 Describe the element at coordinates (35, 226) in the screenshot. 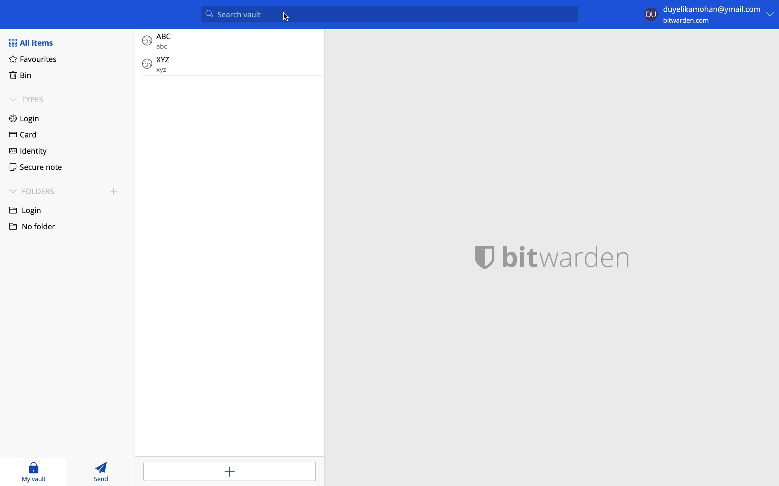

I see `no folder` at that location.